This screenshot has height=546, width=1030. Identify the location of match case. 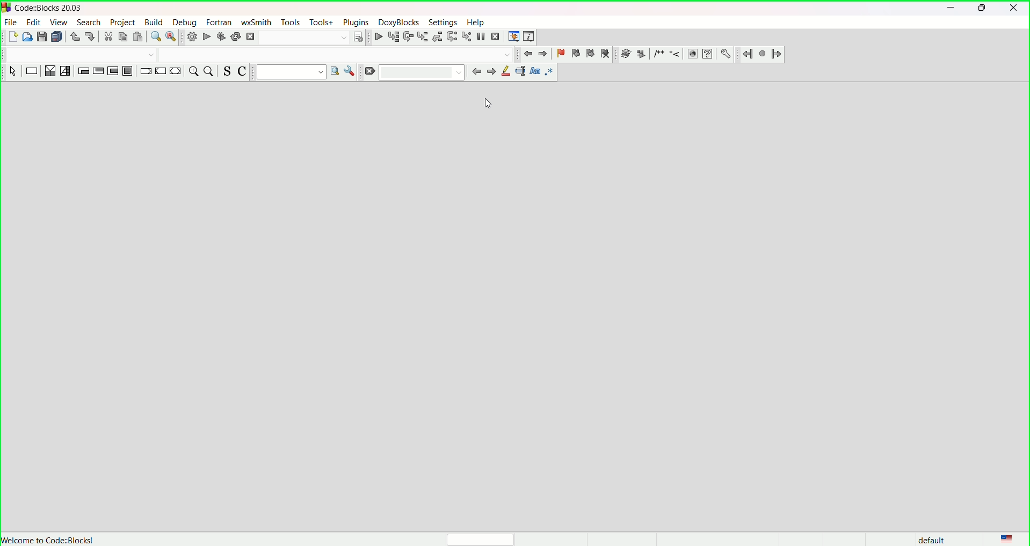
(536, 71).